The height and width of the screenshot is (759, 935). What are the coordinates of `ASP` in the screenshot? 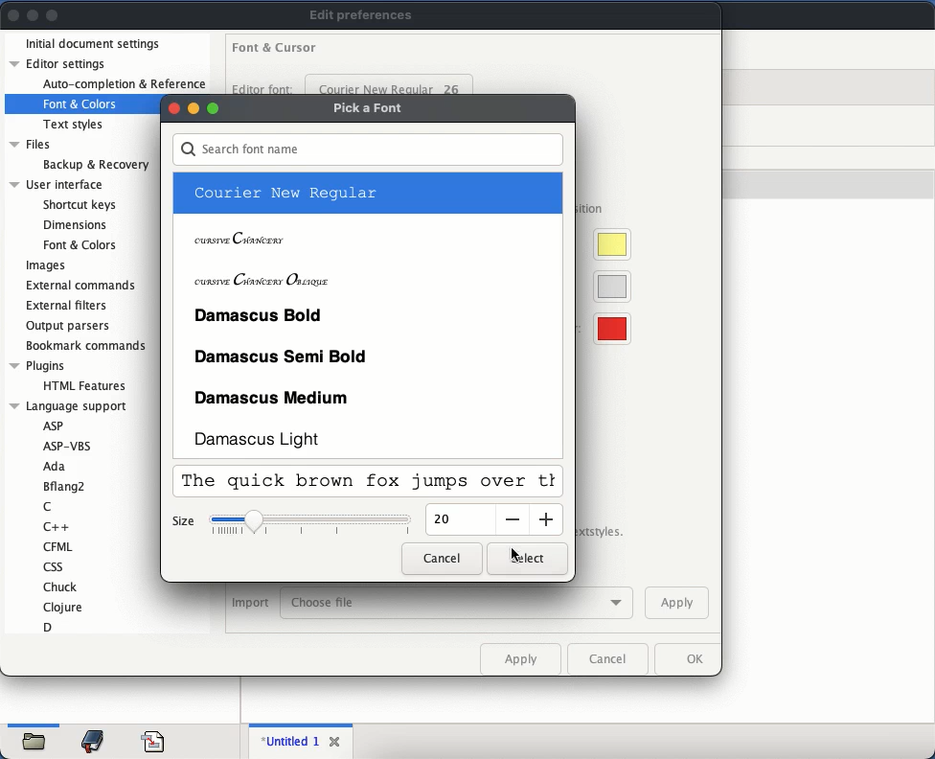 It's located at (56, 425).